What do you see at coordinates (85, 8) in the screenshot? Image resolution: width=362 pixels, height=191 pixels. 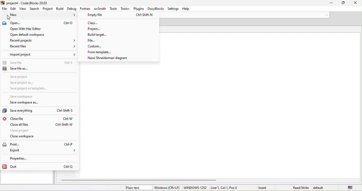 I see `fortran` at bounding box center [85, 8].